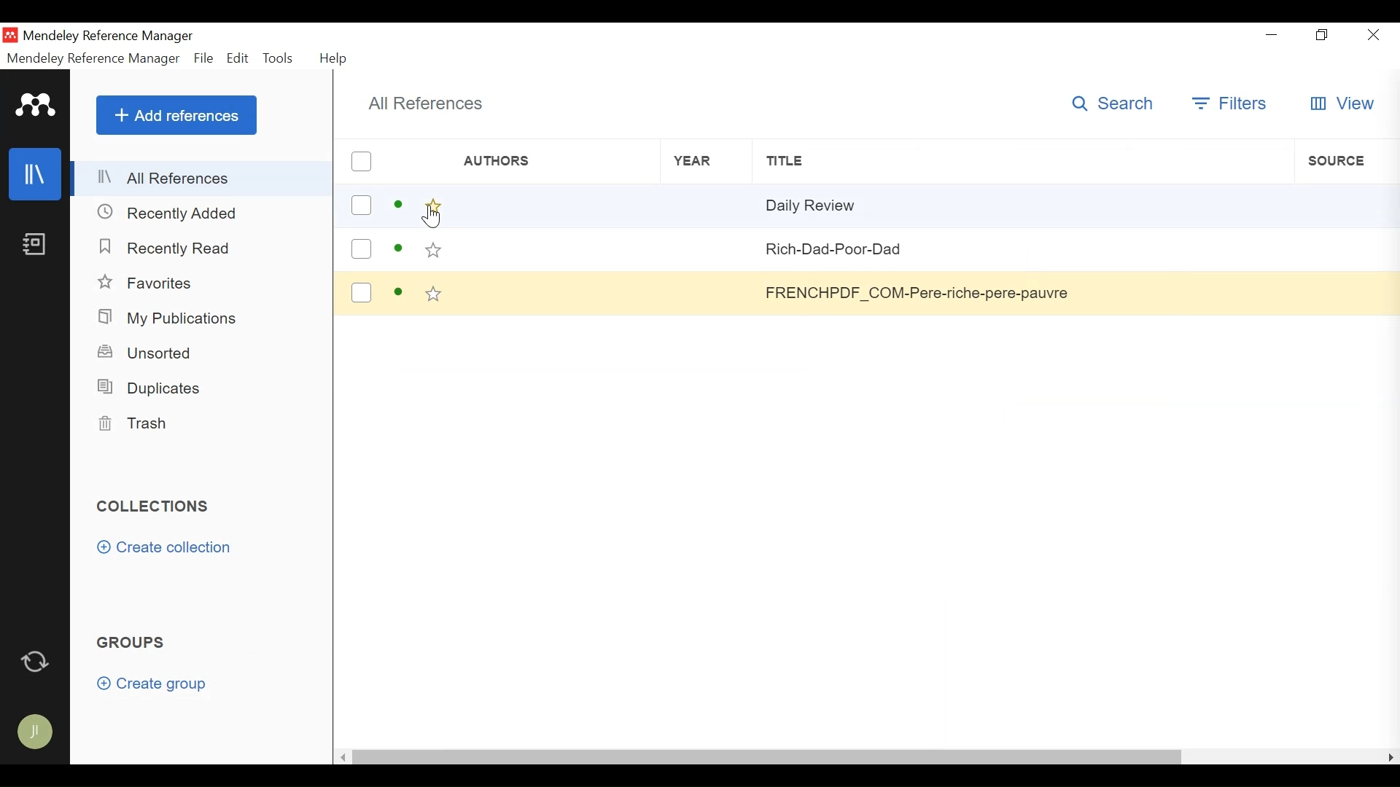 Image resolution: width=1400 pixels, height=787 pixels. What do you see at coordinates (362, 204) in the screenshot?
I see `(un)select` at bounding box center [362, 204].